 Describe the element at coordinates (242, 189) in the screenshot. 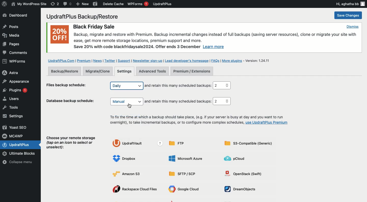

I see `DreamObjects` at that location.